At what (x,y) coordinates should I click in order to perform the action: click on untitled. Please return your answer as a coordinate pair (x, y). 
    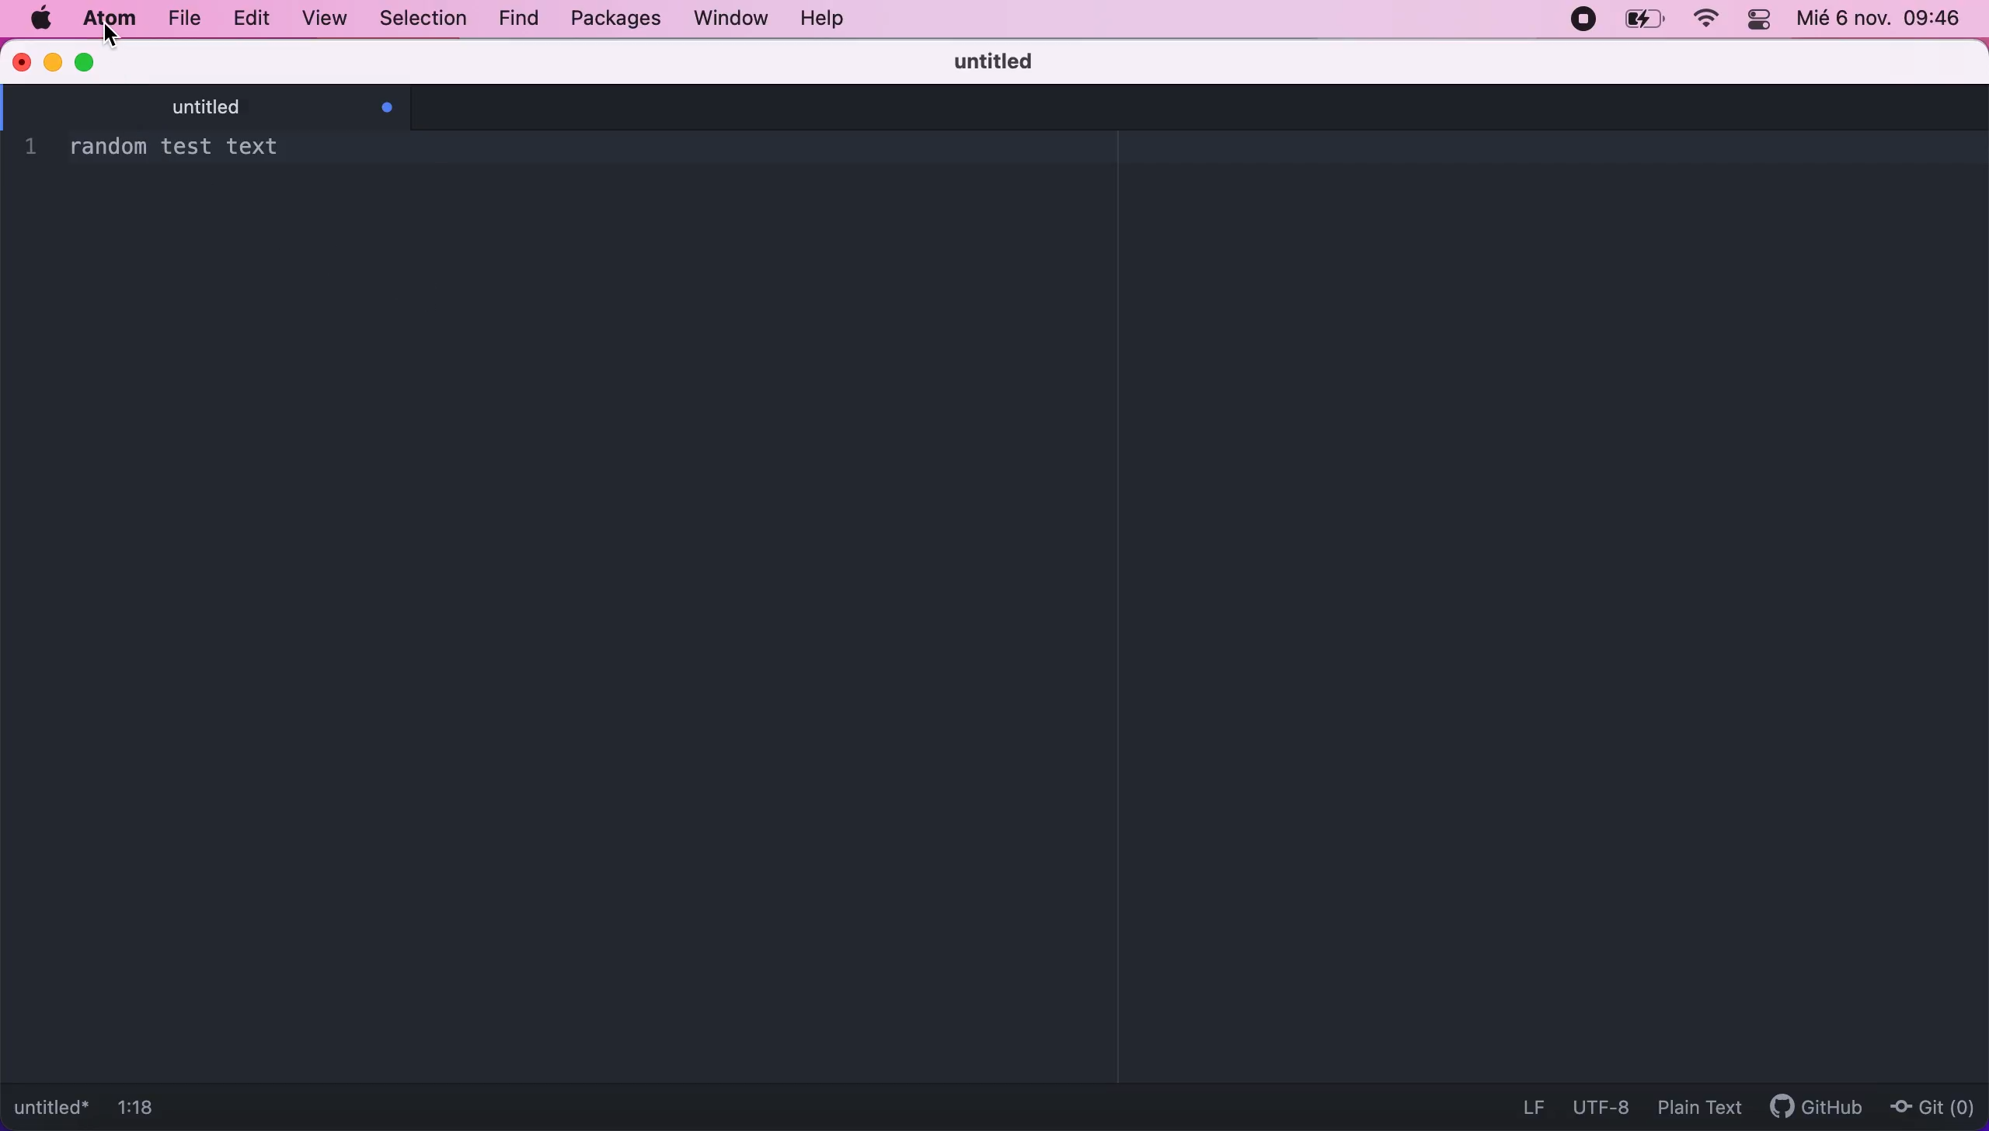
    Looking at the image, I should click on (994, 61).